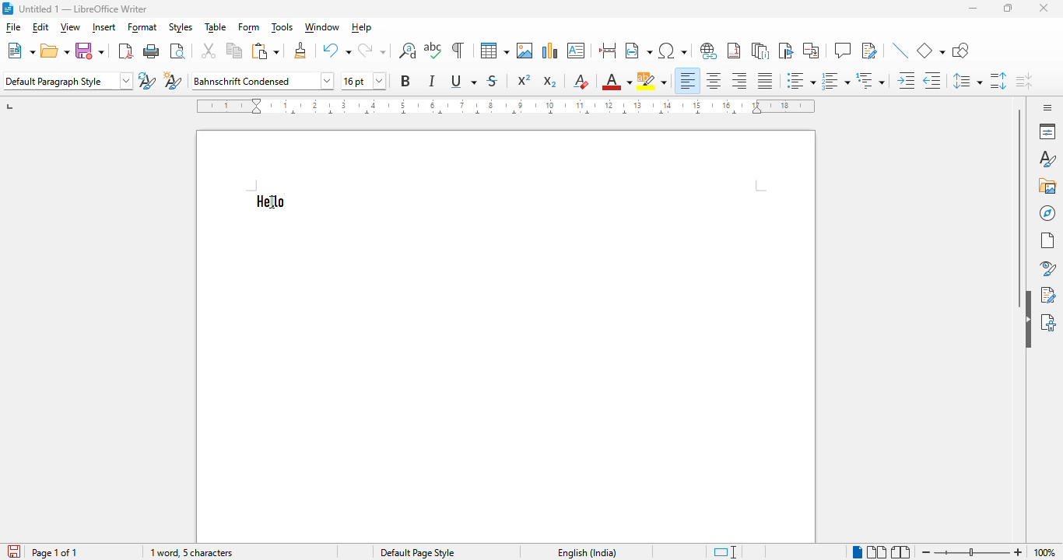 The height and width of the screenshot is (560, 1063). Describe the element at coordinates (148, 81) in the screenshot. I see `update selected style` at that location.